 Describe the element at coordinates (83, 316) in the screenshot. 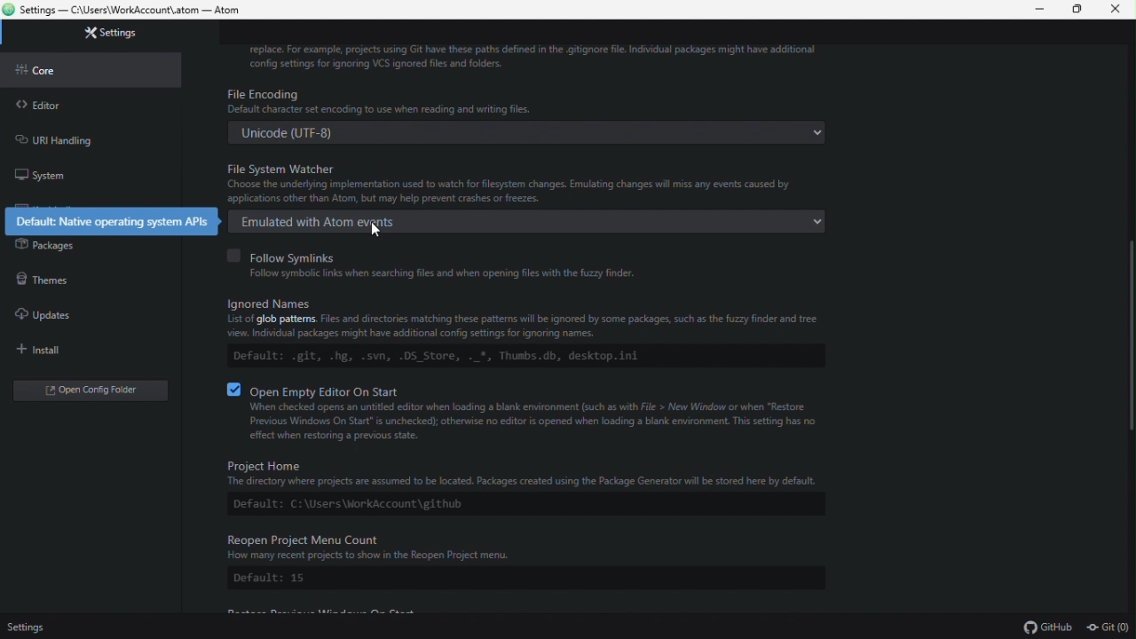

I see `updates` at that location.